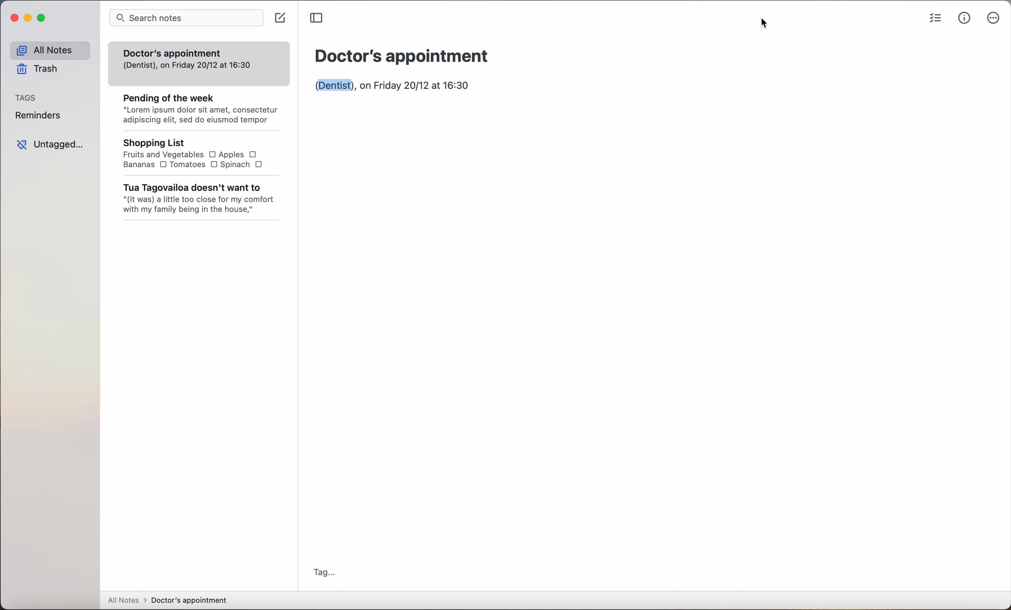  What do you see at coordinates (189, 153) in the screenshot?
I see `Shopping List Fruits and Vegetables O Apples OBananas O Tomatoes O Spinach O` at bounding box center [189, 153].